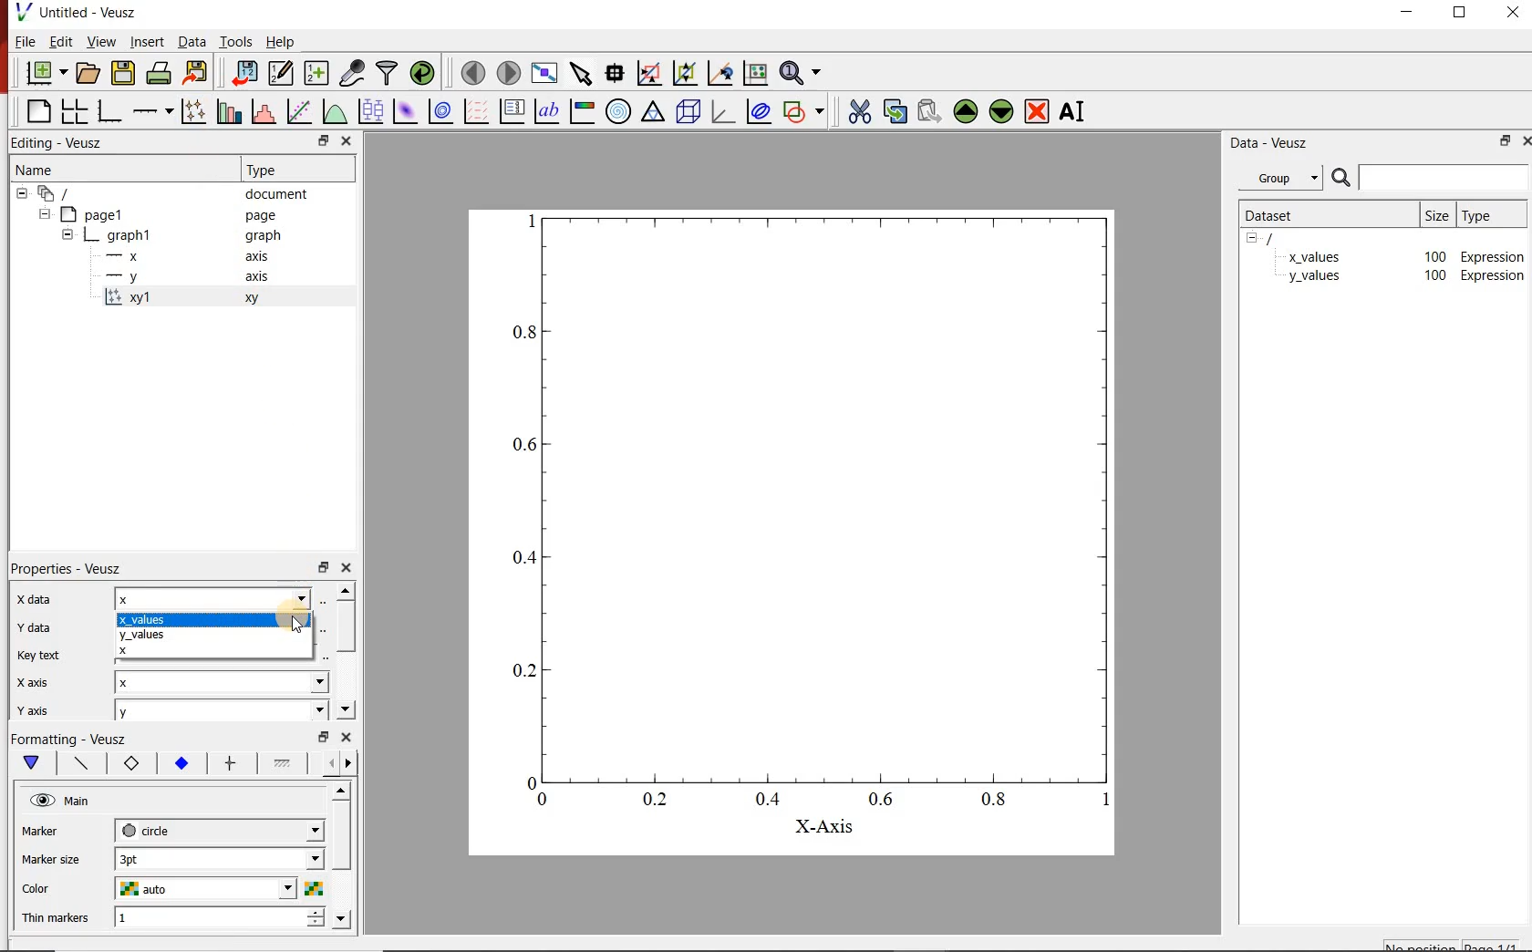  What do you see at coordinates (757, 111) in the screenshot?
I see `plot covariance ellipse` at bounding box center [757, 111].